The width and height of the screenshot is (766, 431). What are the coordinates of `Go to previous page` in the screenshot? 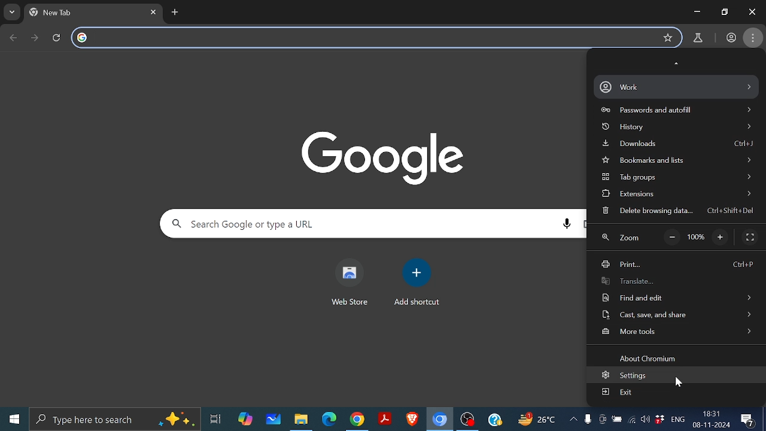 It's located at (14, 38).